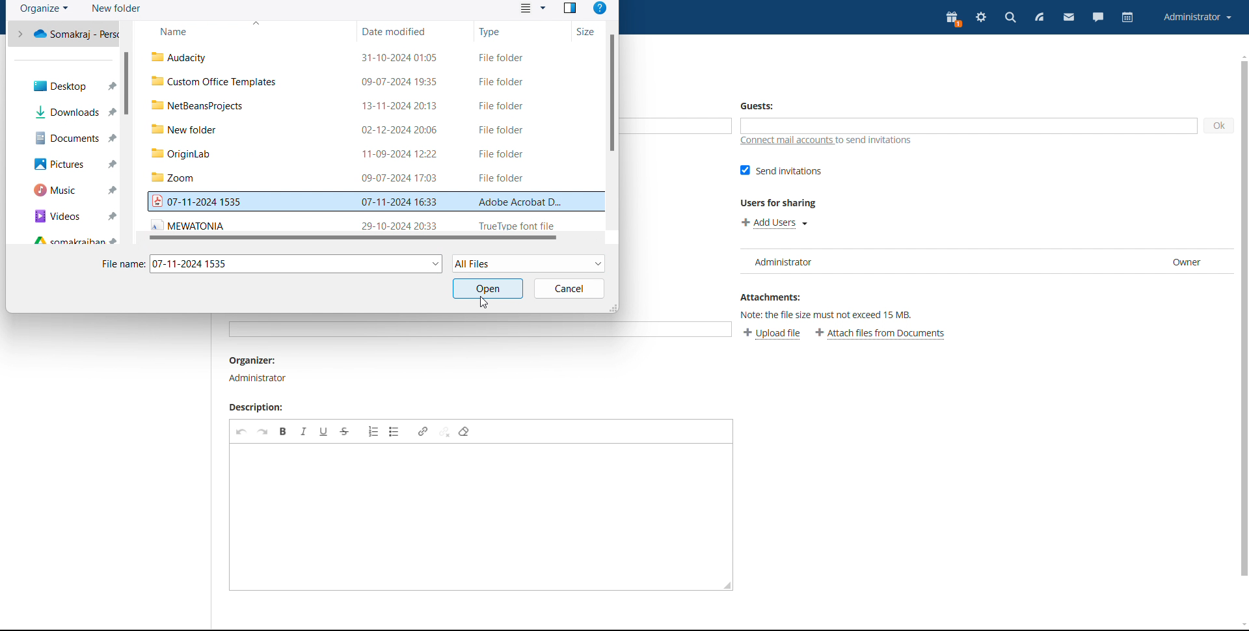 The image size is (1249, 631). I want to click on italic, so click(303, 431).